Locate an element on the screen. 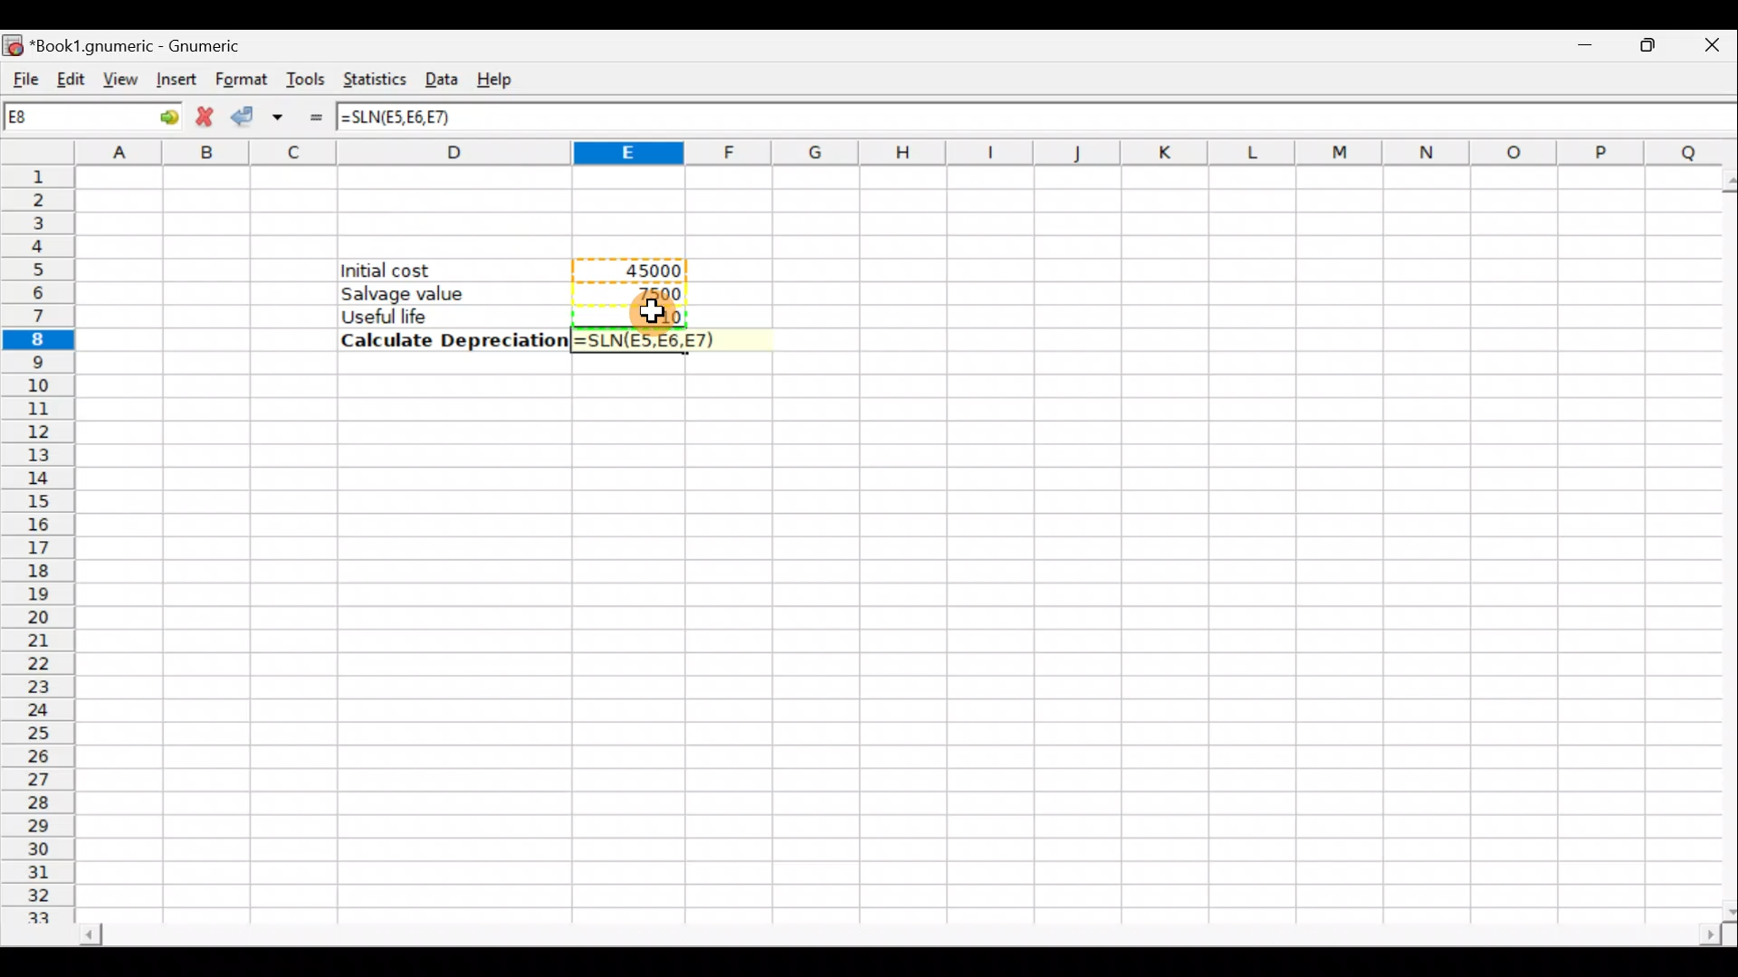 This screenshot has height=977, width=1738. Enter formula is located at coordinates (315, 116).